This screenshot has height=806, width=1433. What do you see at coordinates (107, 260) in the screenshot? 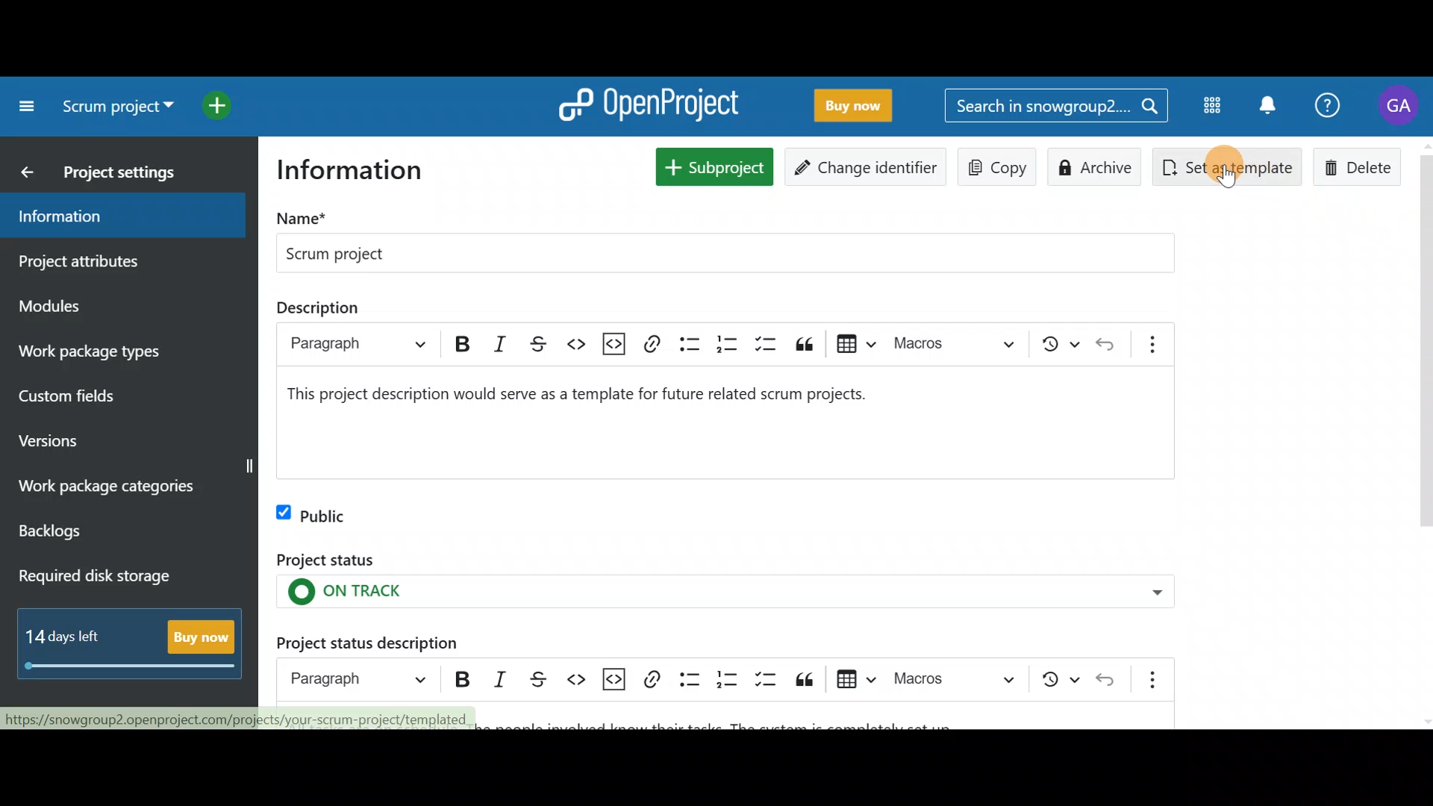
I see `Project attributes` at bounding box center [107, 260].